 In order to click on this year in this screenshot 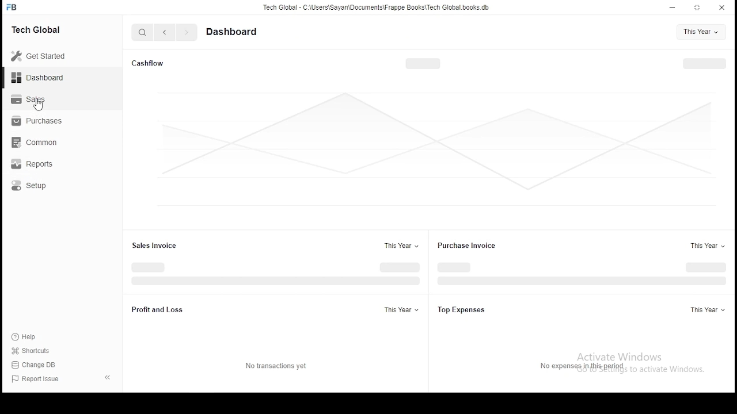, I will do `click(400, 246)`.